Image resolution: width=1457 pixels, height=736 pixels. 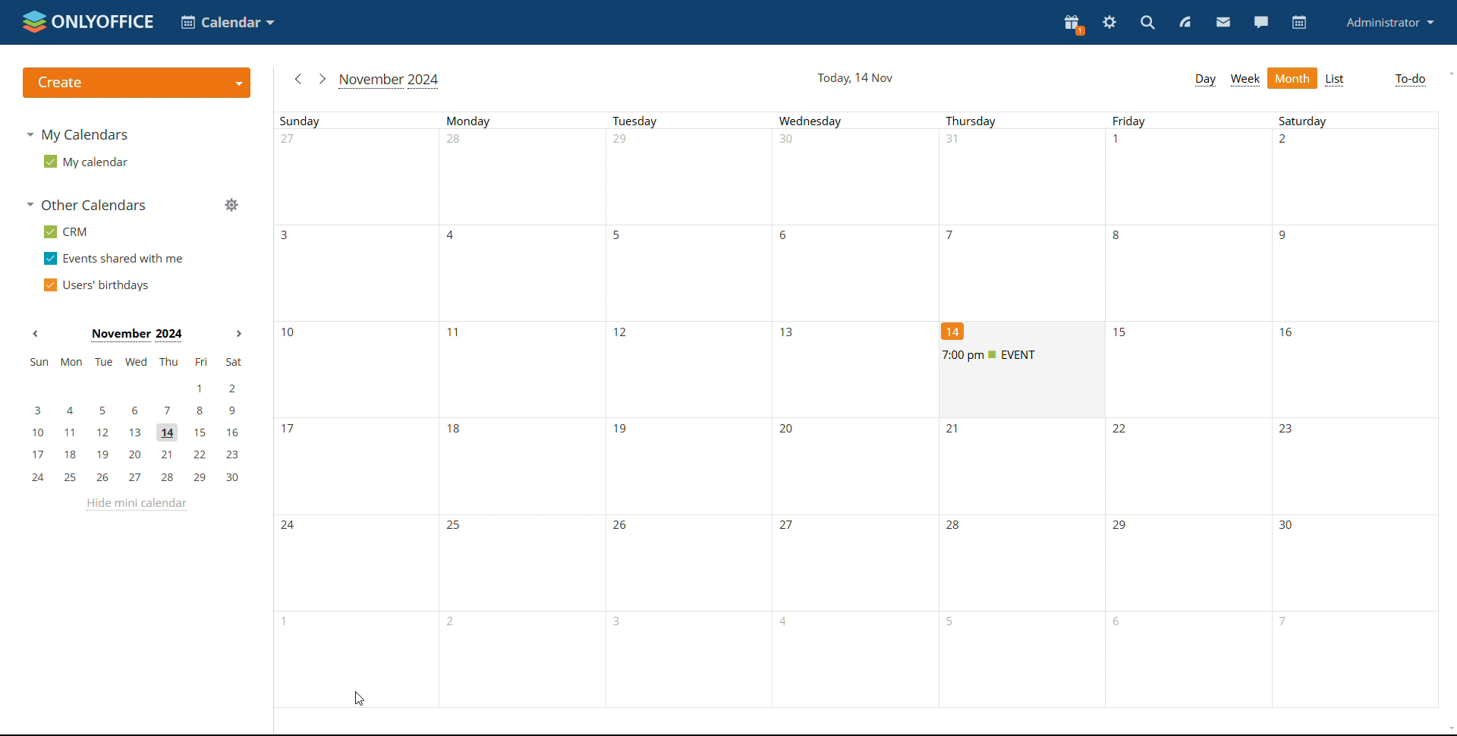 What do you see at coordinates (854, 76) in the screenshot?
I see `current date` at bounding box center [854, 76].